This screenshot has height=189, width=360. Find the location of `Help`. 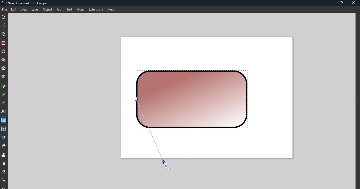

Help is located at coordinates (111, 9).